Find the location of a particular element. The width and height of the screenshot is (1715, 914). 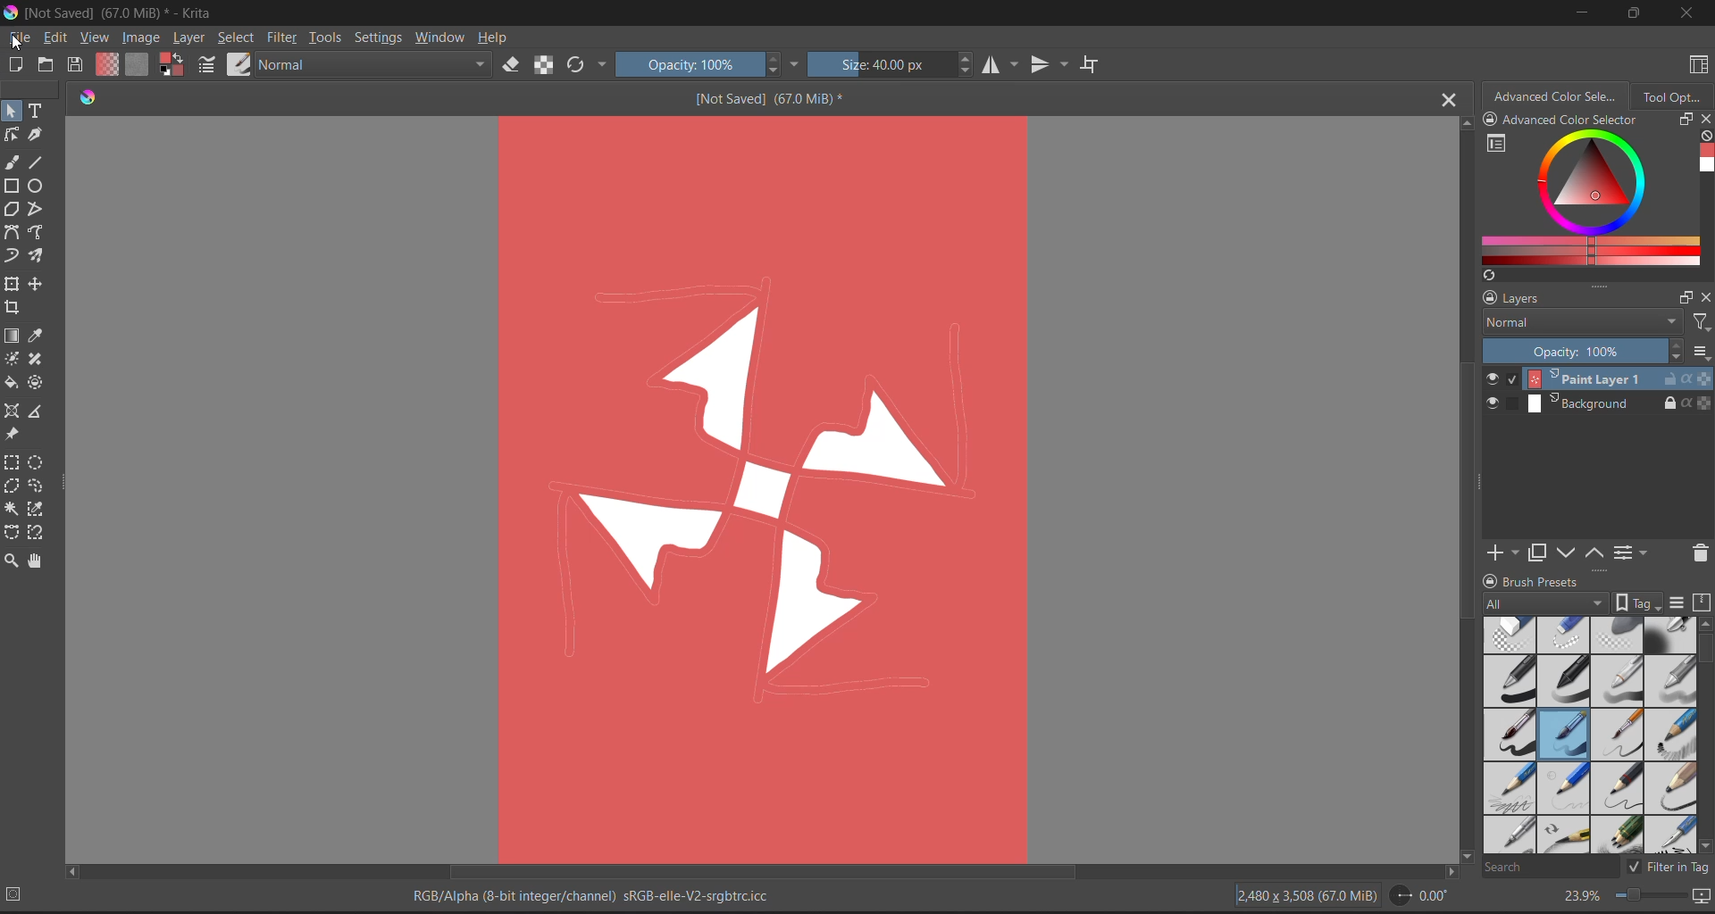

tools is located at coordinates (11, 256).